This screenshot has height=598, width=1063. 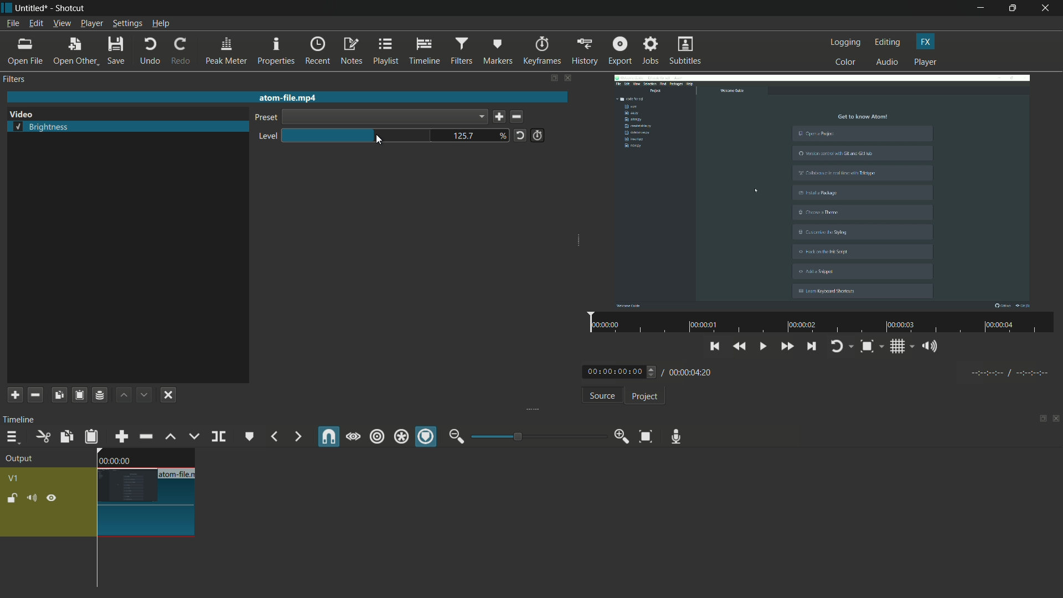 What do you see at coordinates (981, 8) in the screenshot?
I see `minimize` at bounding box center [981, 8].